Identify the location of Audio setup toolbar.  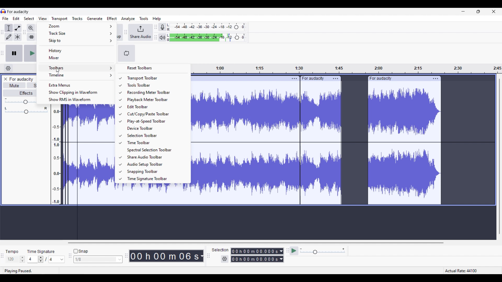
(155, 164).